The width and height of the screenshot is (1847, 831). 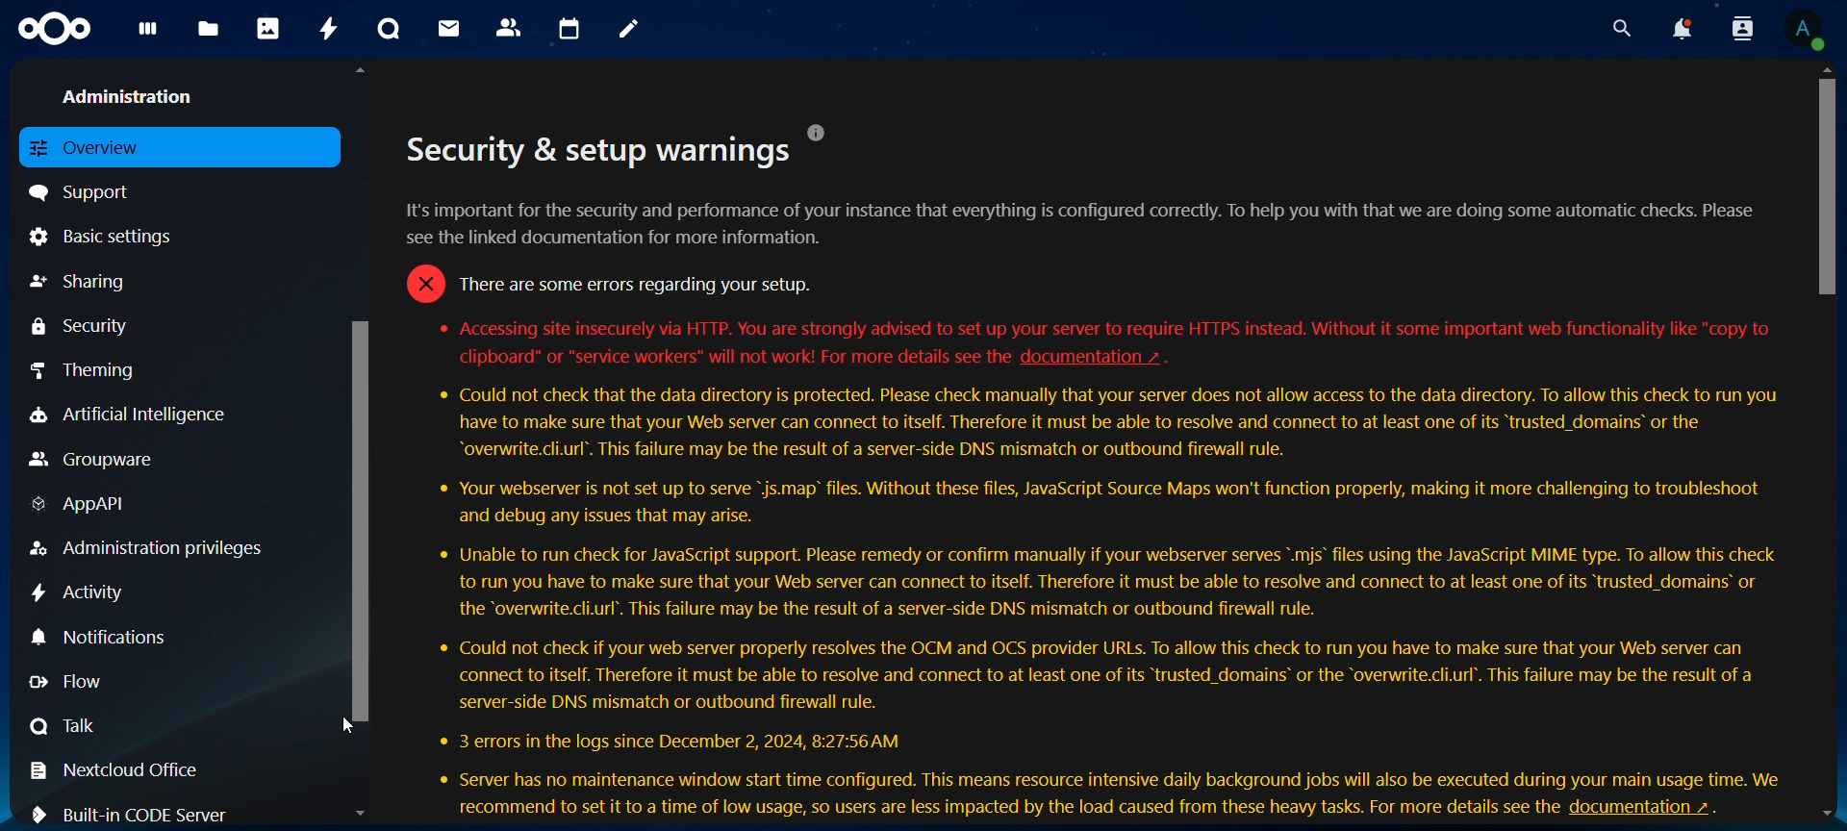 What do you see at coordinates (149, 548) in the screenshot?
I see `admnistration privileges` at bounding box center [149, 548].